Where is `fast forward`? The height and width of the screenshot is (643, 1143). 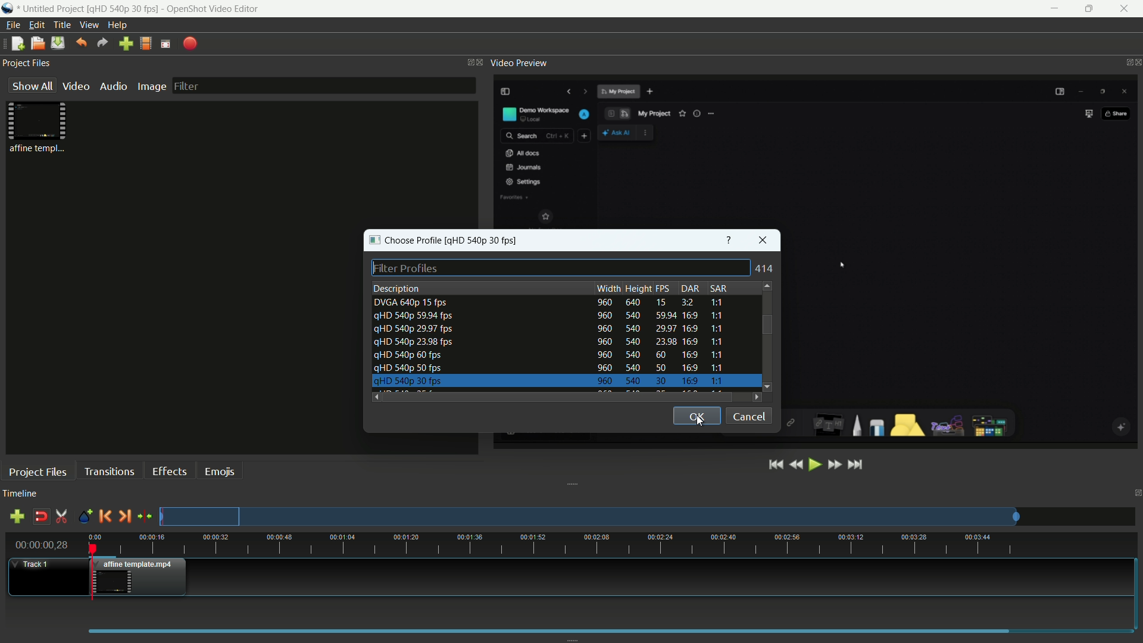 fast forward is located at coordinates (833, 466).